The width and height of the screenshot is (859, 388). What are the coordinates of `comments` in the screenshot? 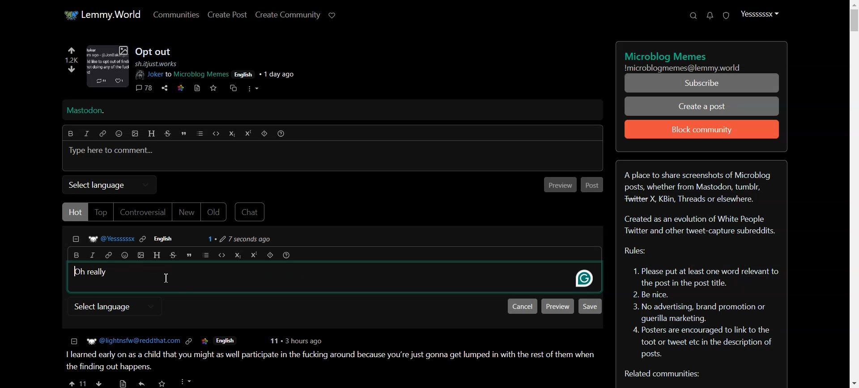 It's located at (145, 89).